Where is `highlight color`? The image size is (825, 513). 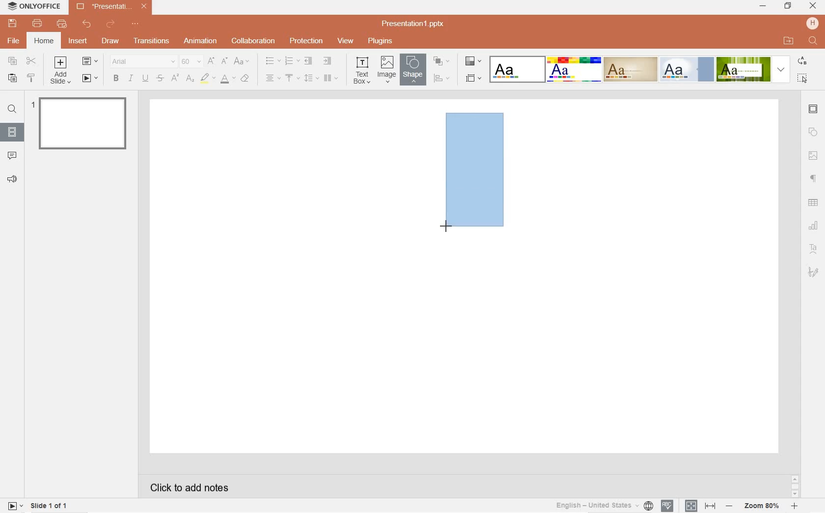 highlight color is located at coordinates (208, 79).